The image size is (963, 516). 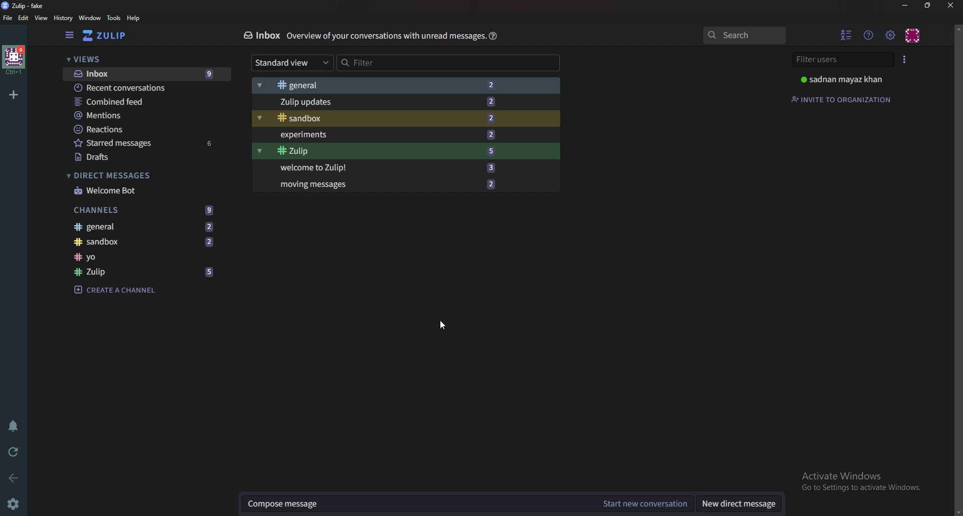 I want to click on Cursor, so click(x=443, y=326).